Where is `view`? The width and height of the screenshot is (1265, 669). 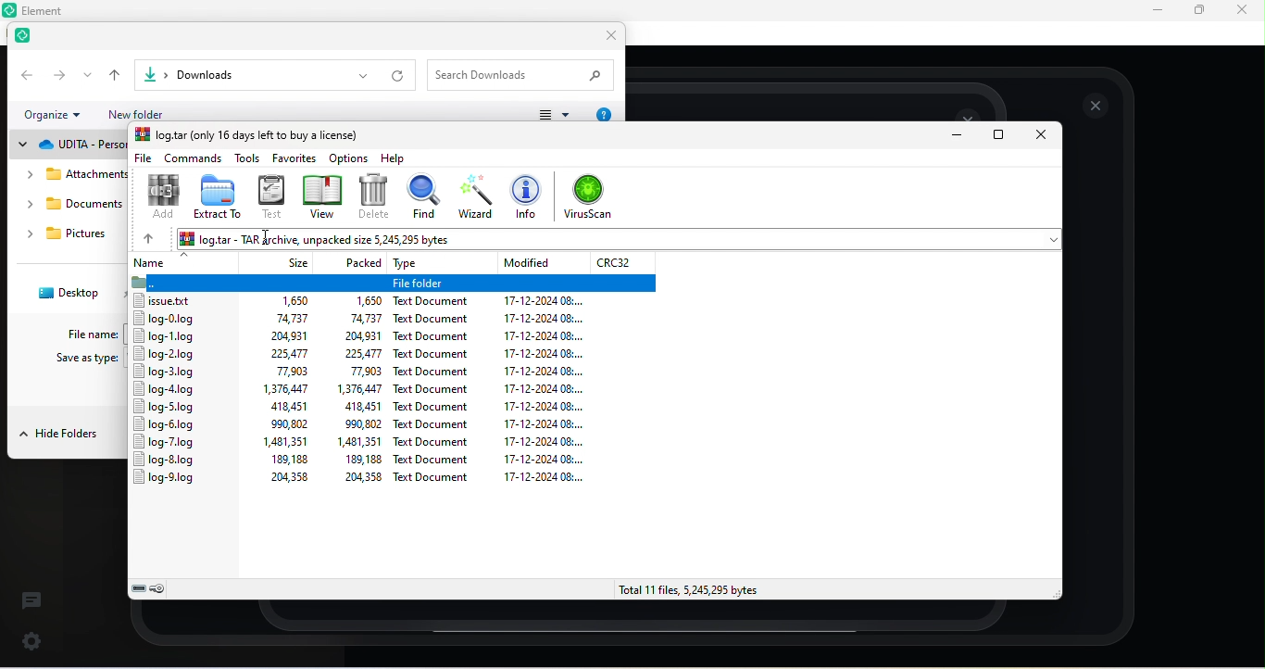 view is located at coordinates (319, 196).